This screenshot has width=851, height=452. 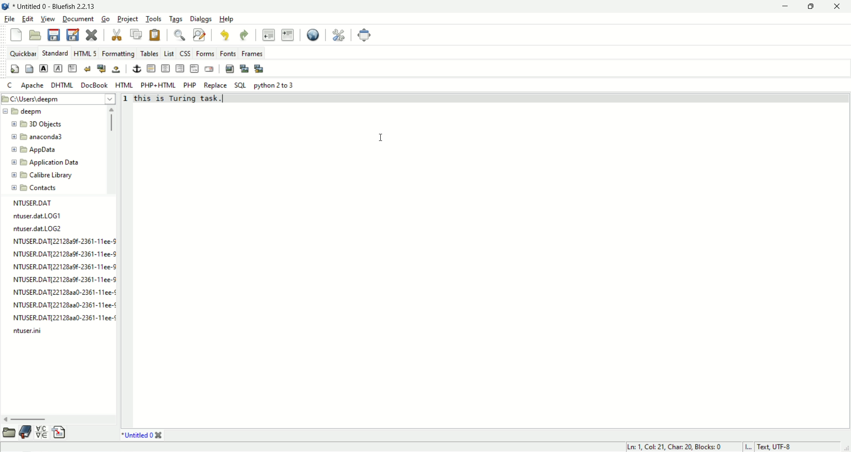 I want to click on cursor, so click(x=379, y=136).